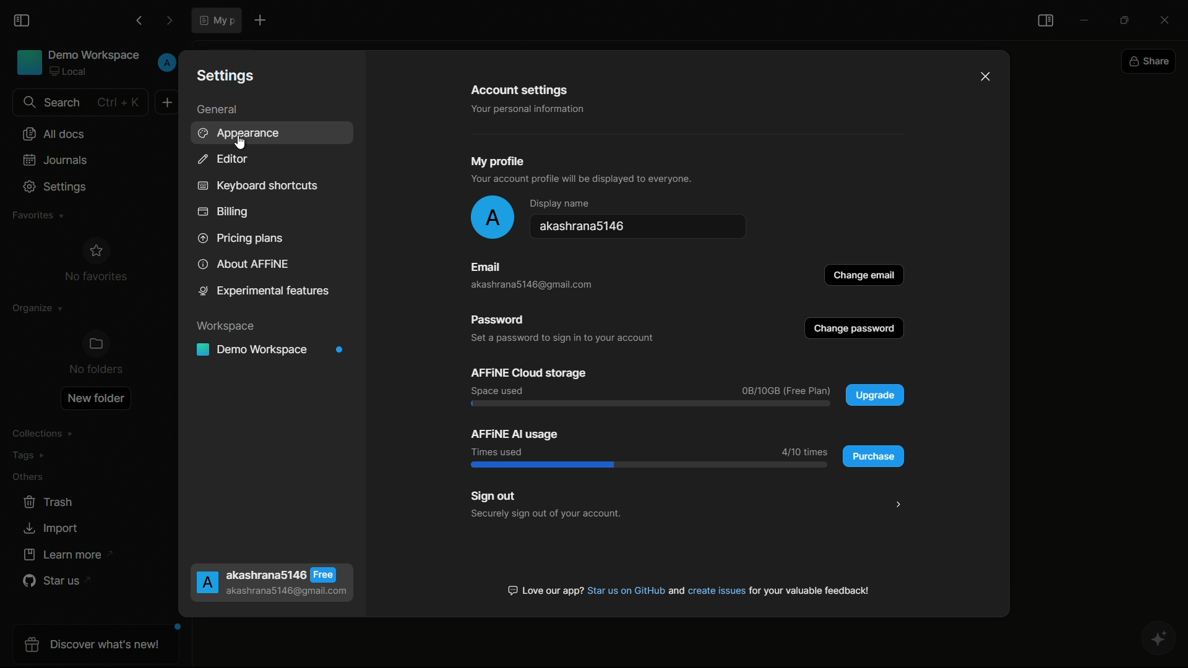 The width and height of the screenshot is (1188, 668). I want to click on Cursor, so click(239, 140).